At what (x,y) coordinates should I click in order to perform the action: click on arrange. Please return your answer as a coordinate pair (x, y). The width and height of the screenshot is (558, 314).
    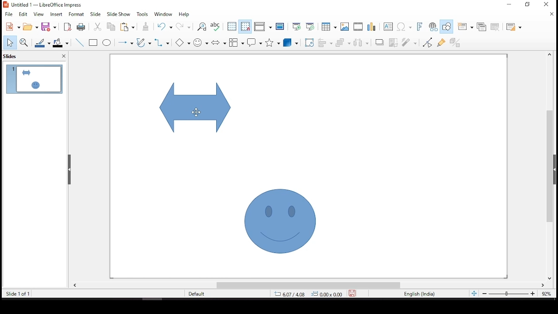
    Looking at the image, I should click on (342, 42).